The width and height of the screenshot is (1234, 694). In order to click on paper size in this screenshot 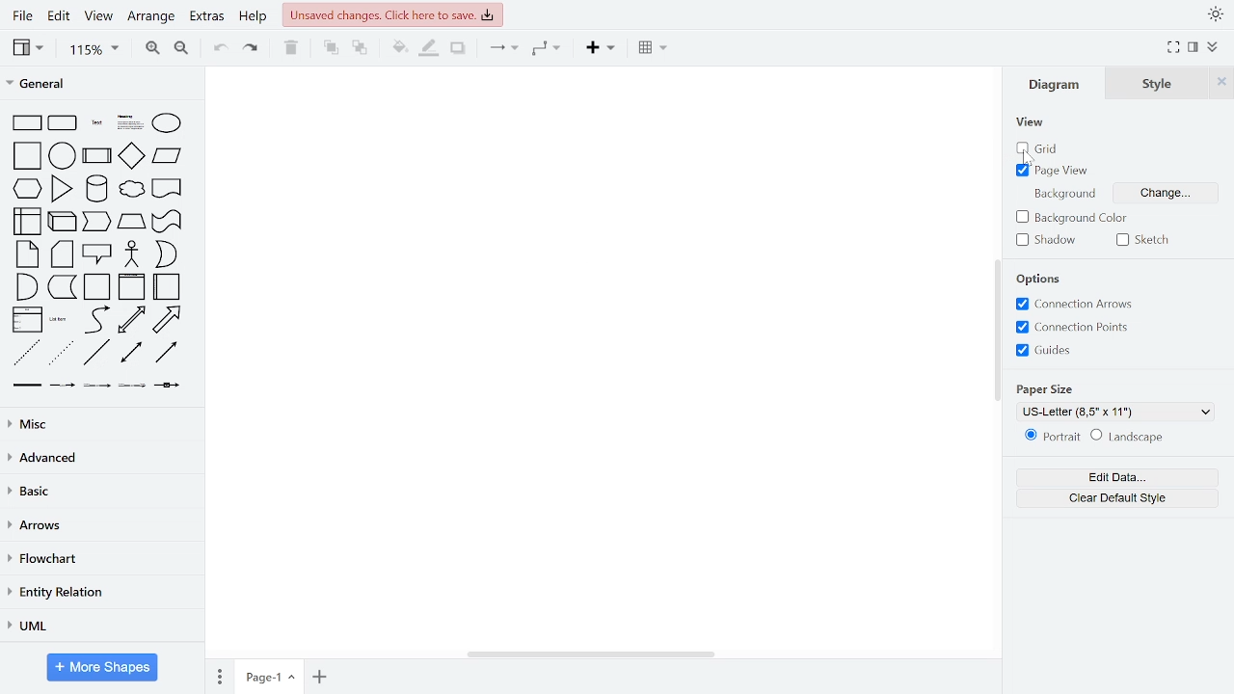, I will do `click(1048, 387)`.